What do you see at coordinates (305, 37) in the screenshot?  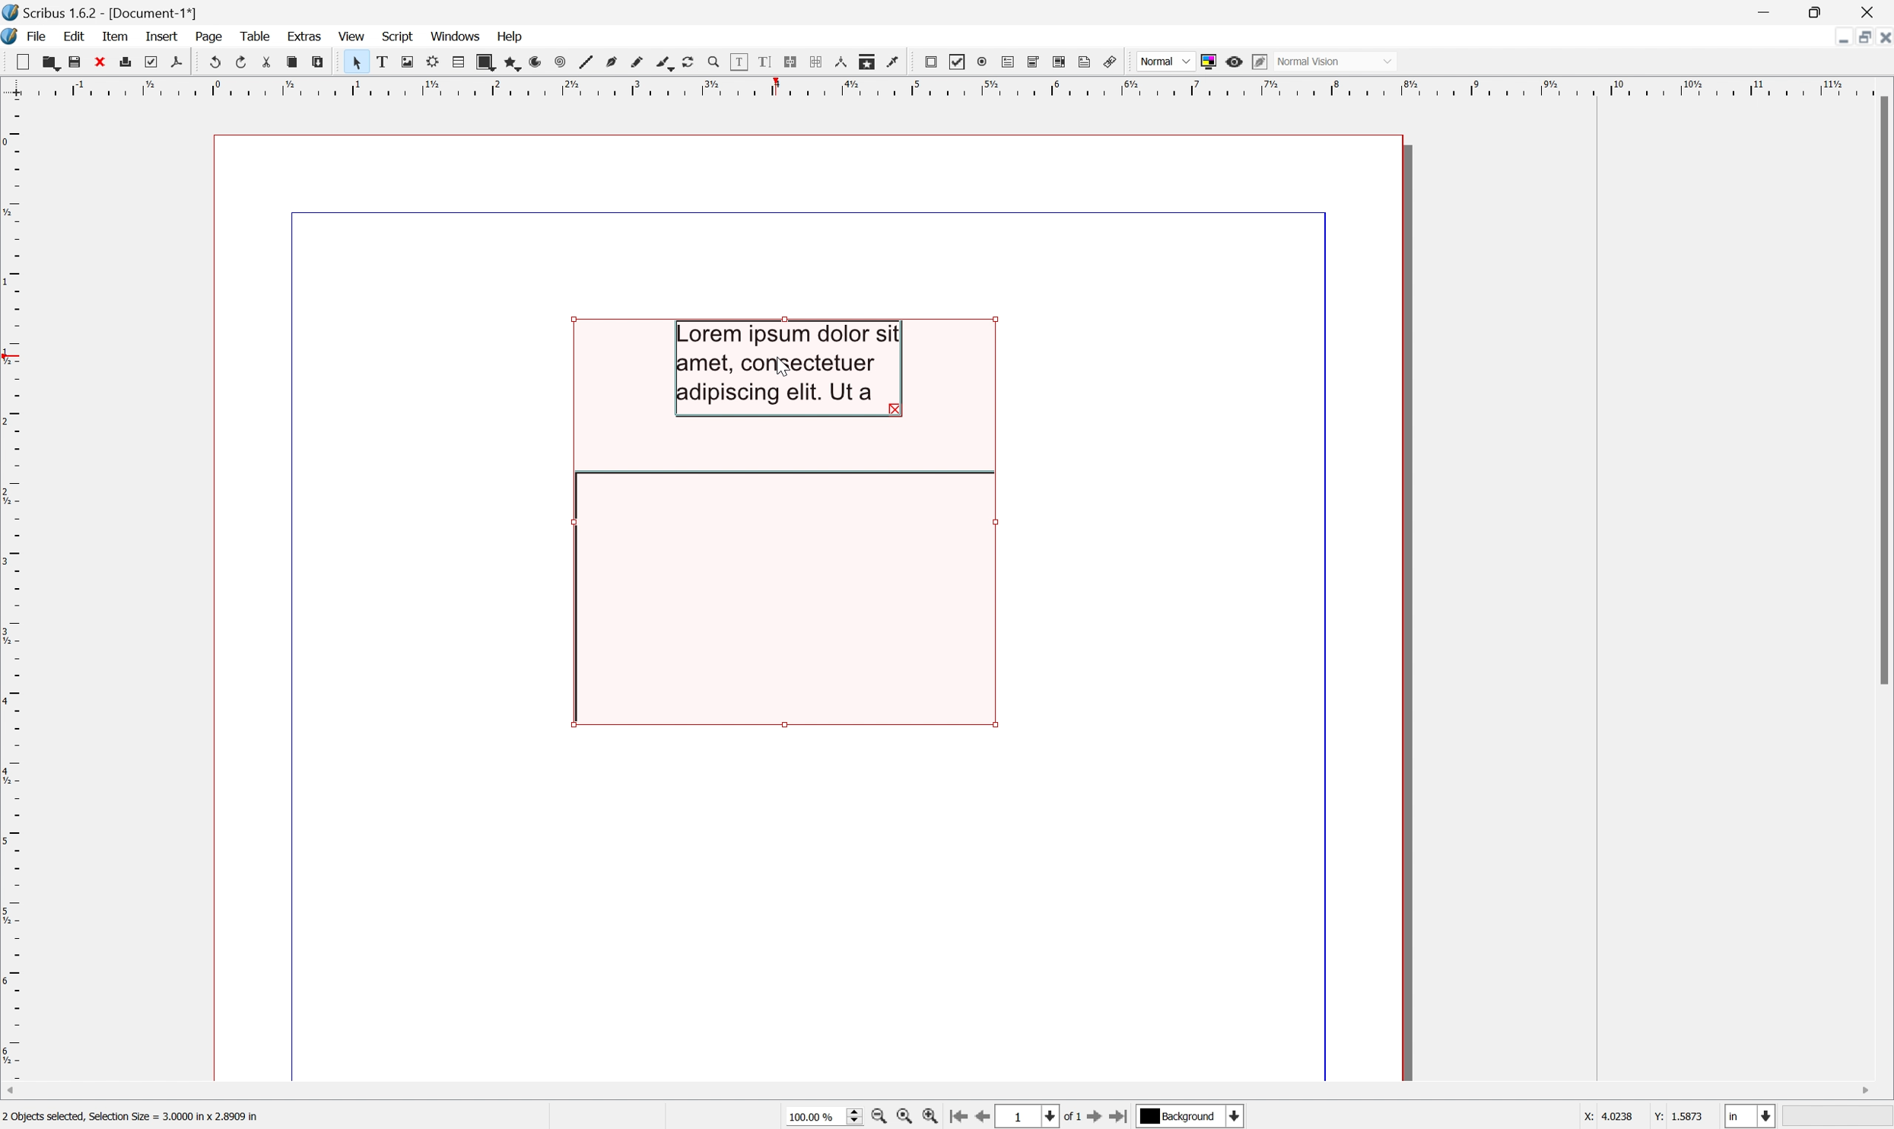 I see `Extras` at bounding box center [305, 37].